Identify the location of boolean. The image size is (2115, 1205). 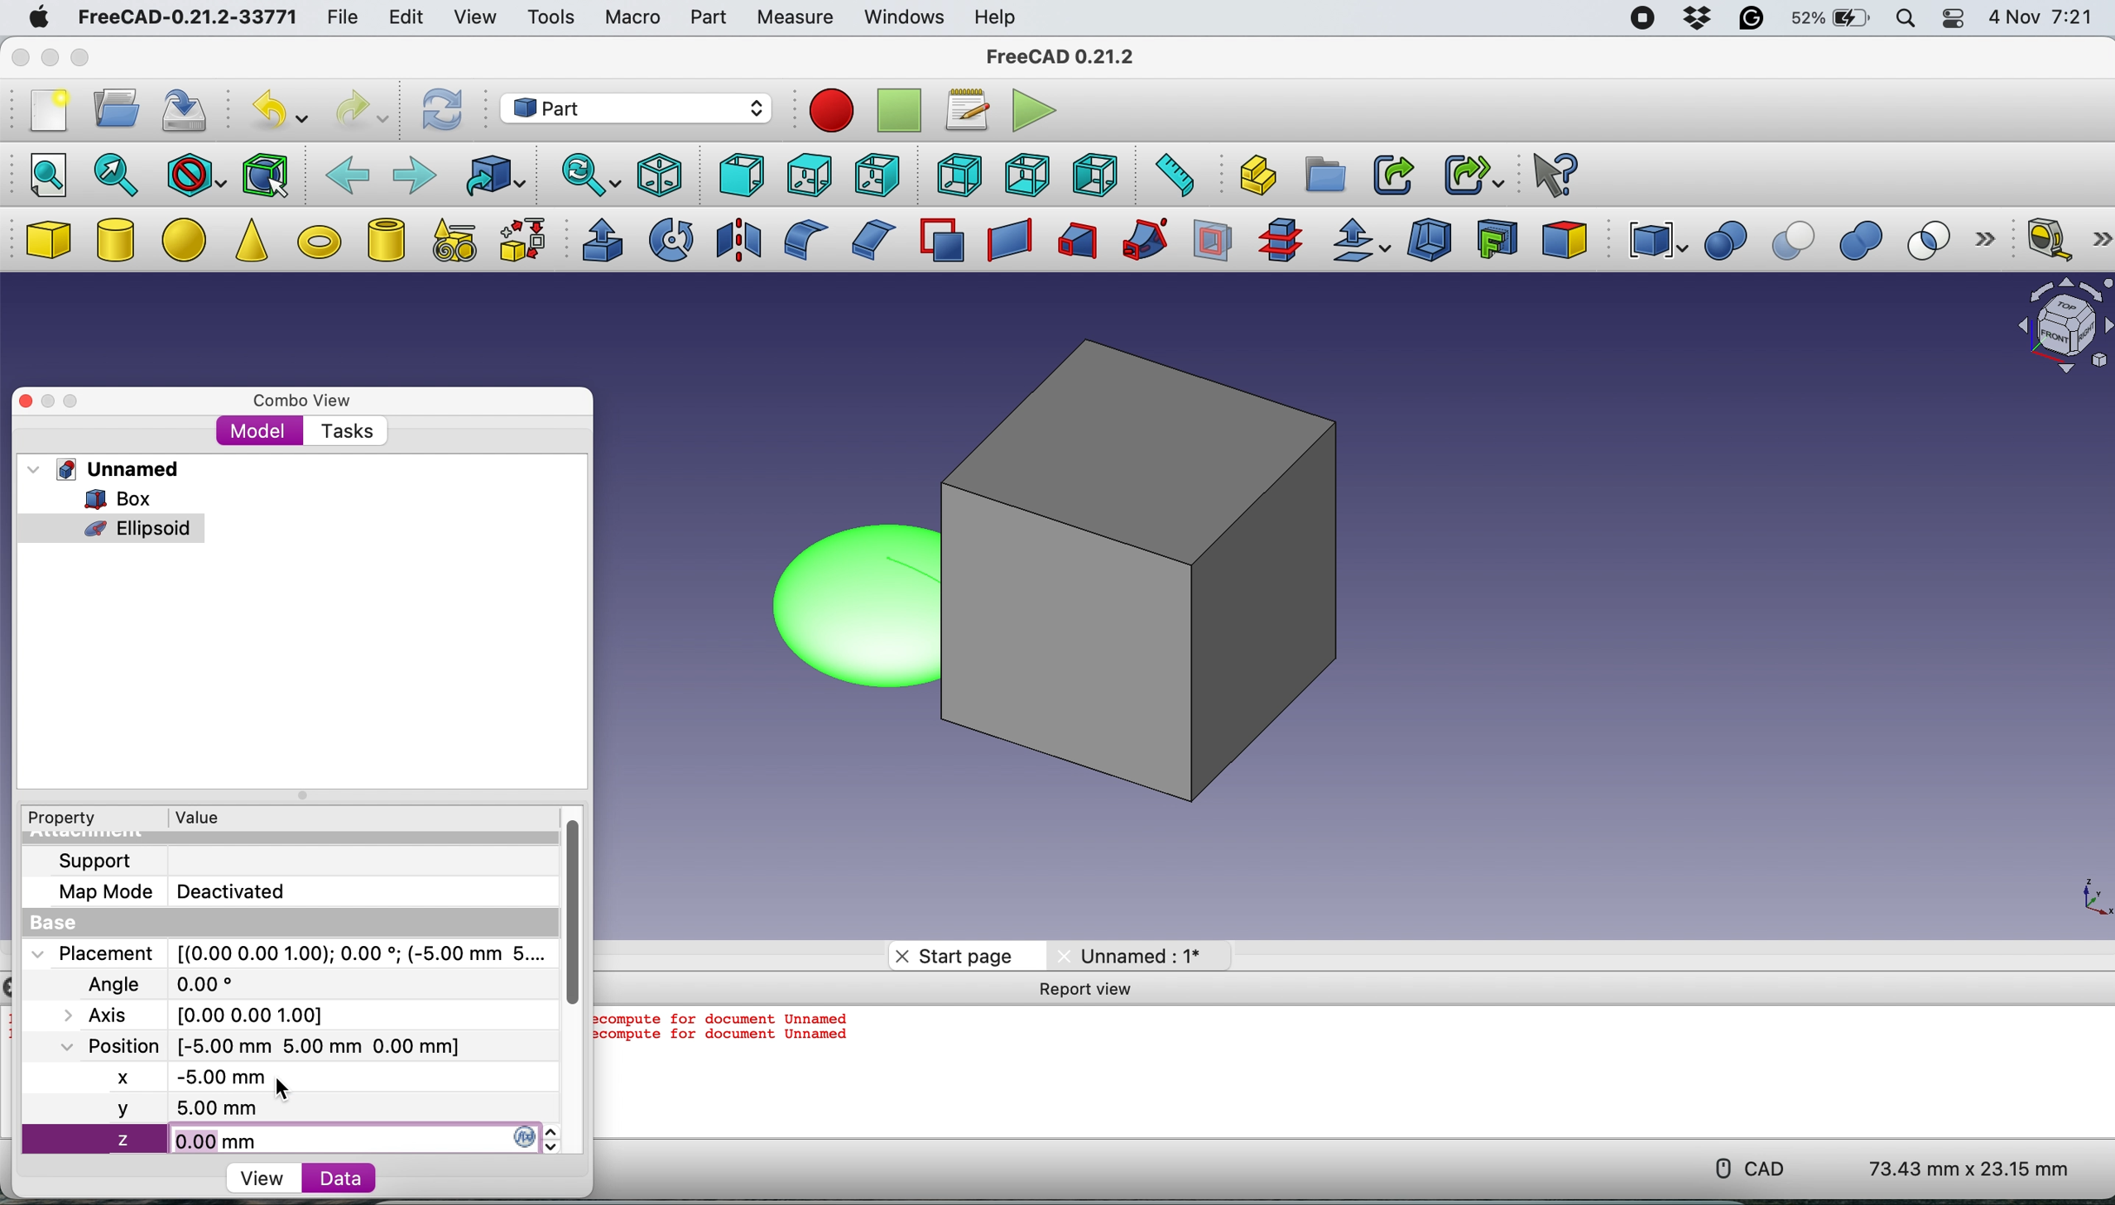
(1725, 242).